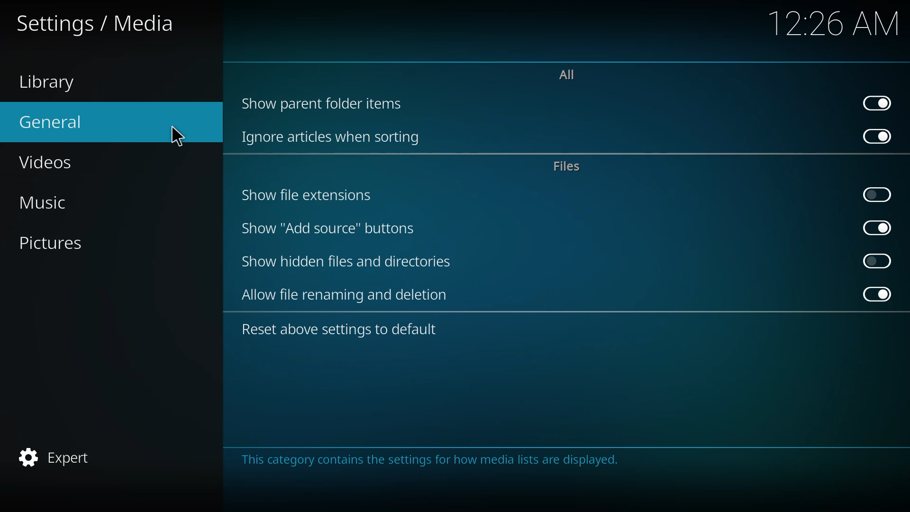  Describe the element at coordinates (881, 102) in the screenshot. I see `enabled` at that location.